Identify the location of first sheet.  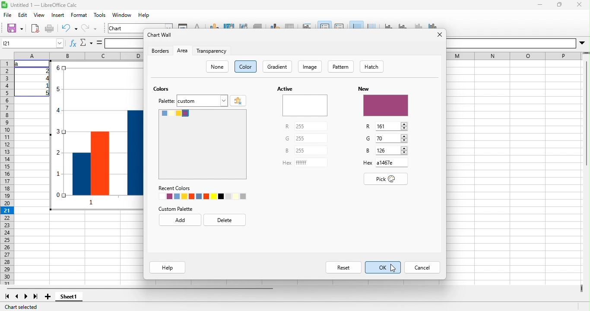
(7, 296).